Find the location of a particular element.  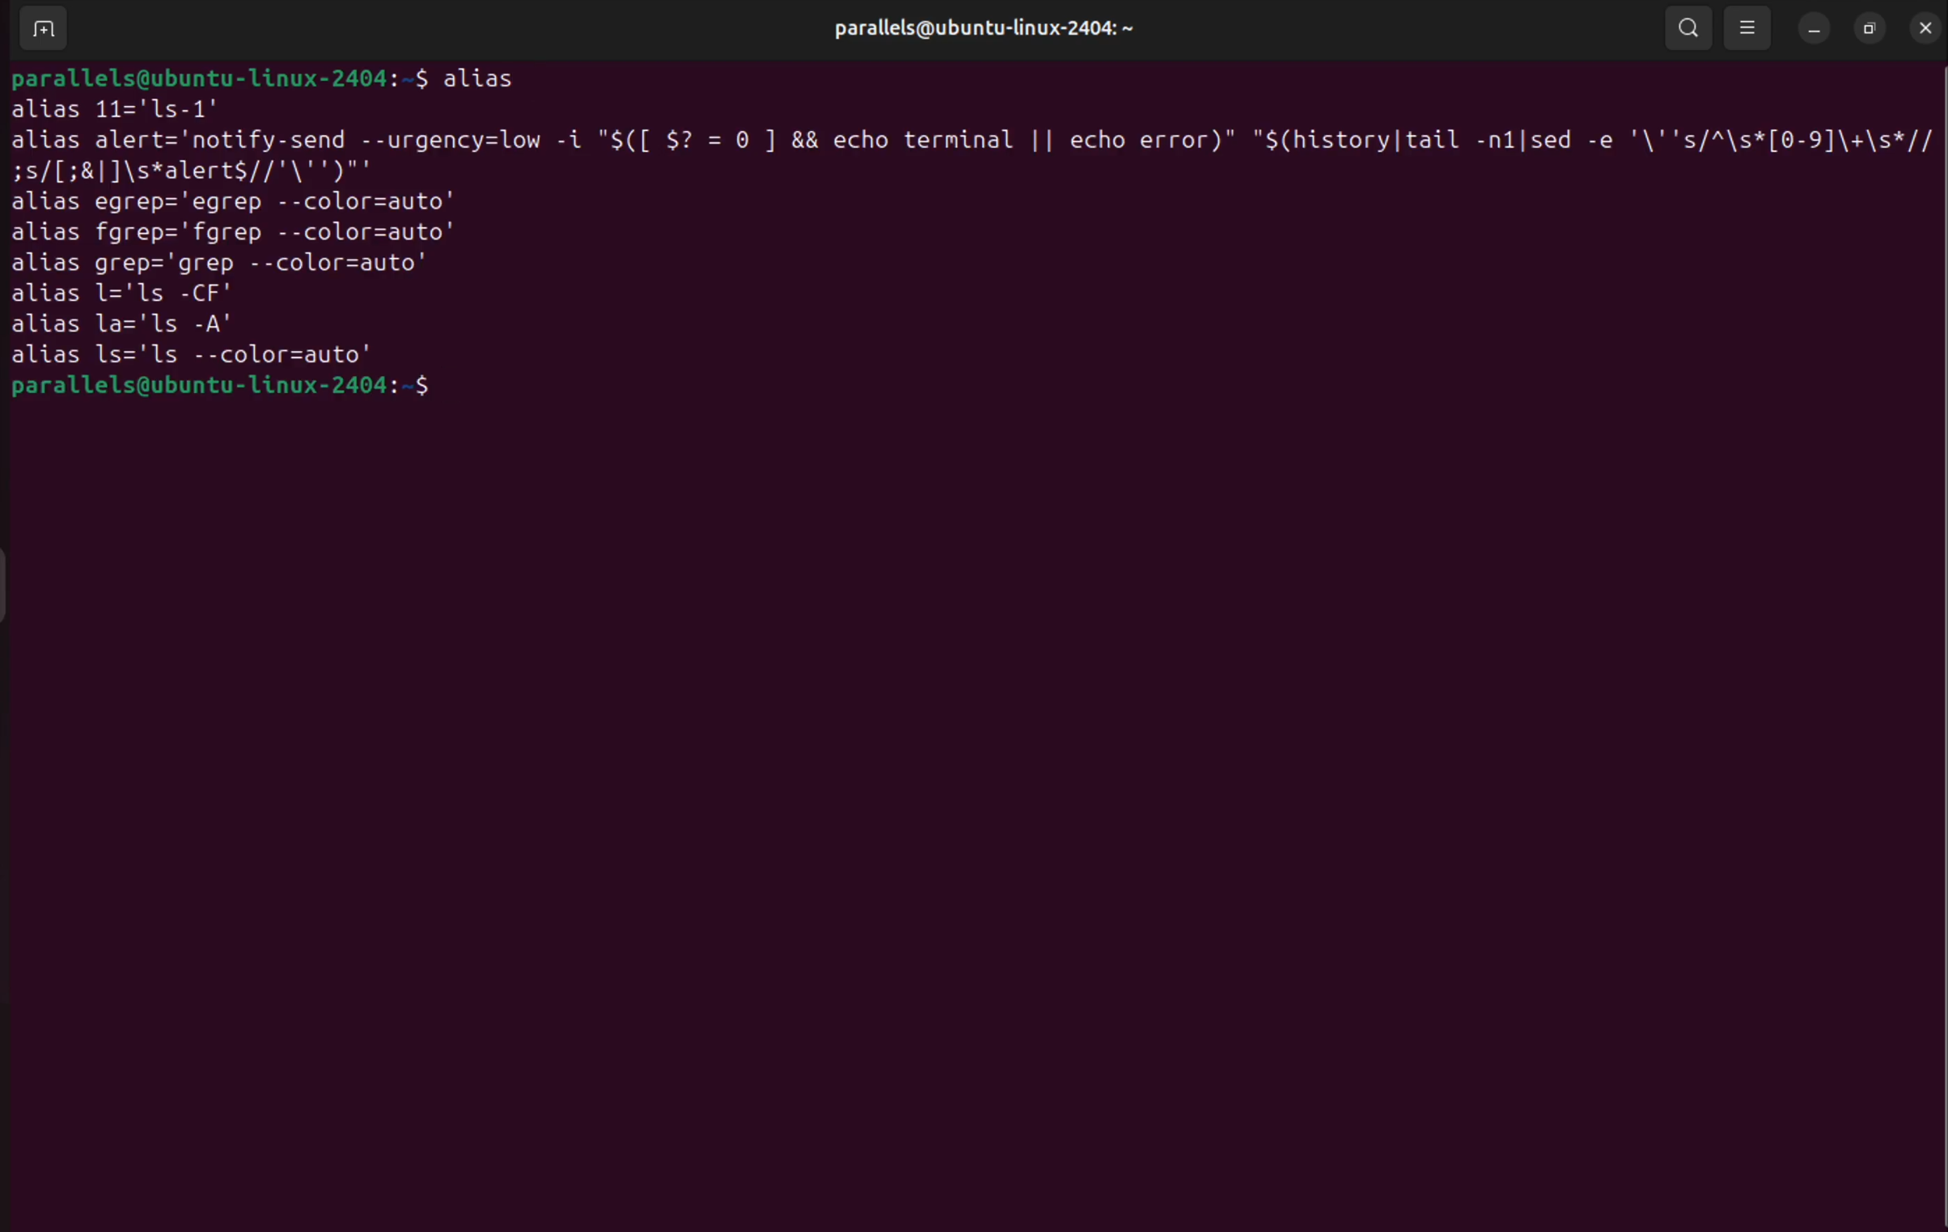

close is located at coordinates (1926, 27).